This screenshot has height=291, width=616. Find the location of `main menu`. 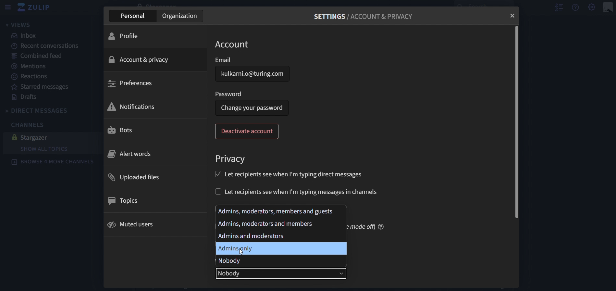

main menu is located at coordinates (591, 8).